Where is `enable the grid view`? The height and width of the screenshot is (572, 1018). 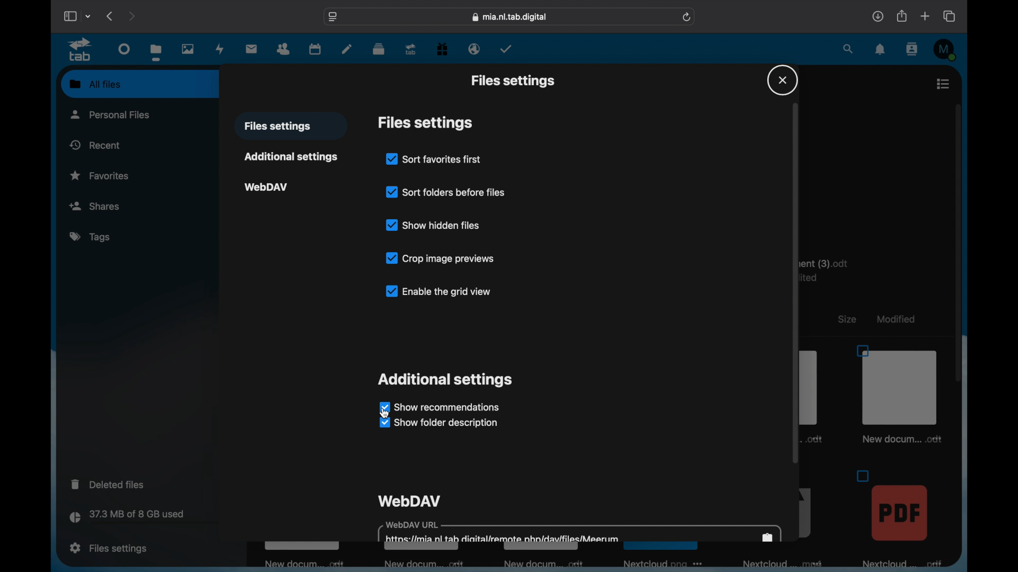 enable the grid view is located at coordinates (437, 291).